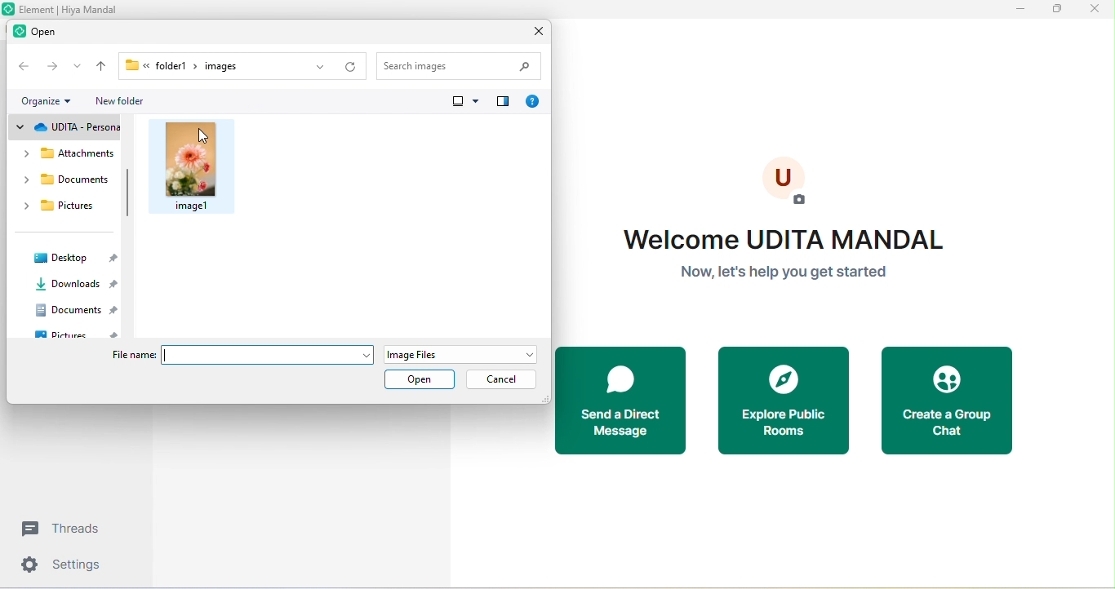  I want to click on image files, so click(456, 354).